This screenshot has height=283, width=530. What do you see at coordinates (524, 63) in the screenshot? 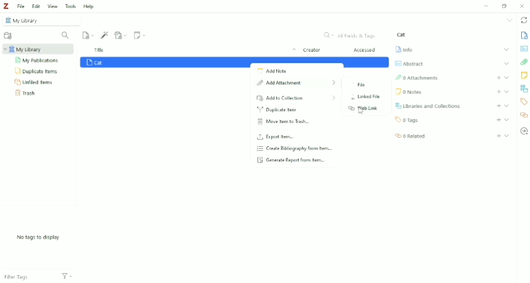
I see `Attachments` at bounding box center [524, 63].